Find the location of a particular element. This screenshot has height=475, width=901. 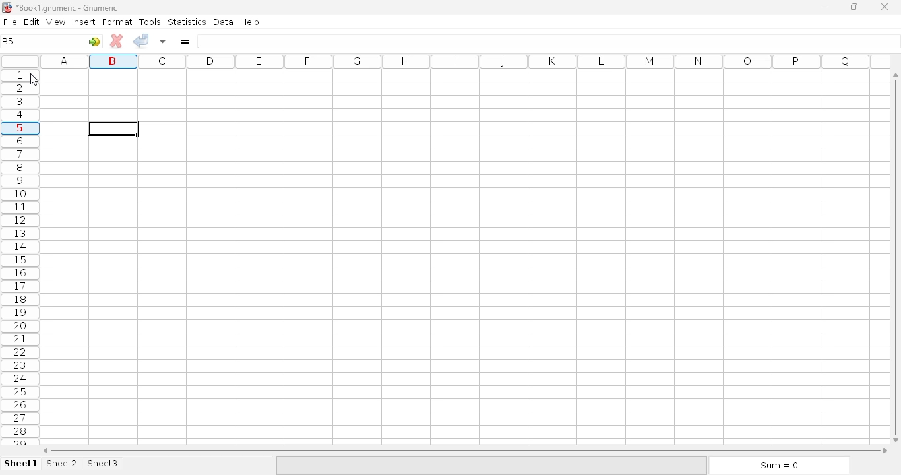

close is located at coordinates (884, 7).